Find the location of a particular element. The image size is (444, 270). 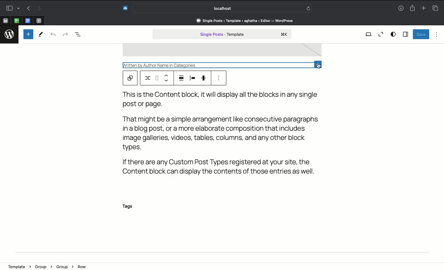

Tabs is located at coordinates (435, 8).